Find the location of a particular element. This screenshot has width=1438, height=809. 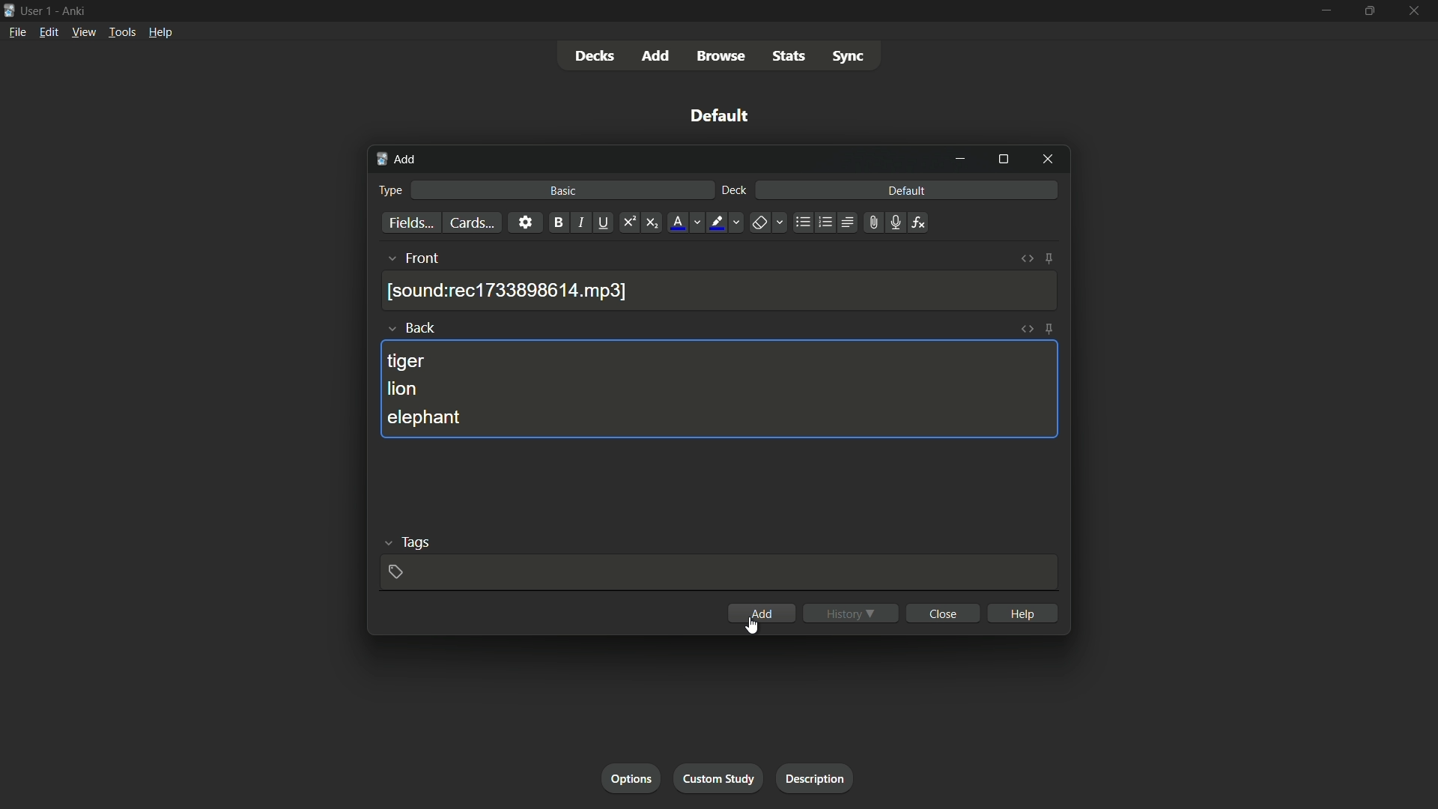

help is located at coordinates (1022, 612).